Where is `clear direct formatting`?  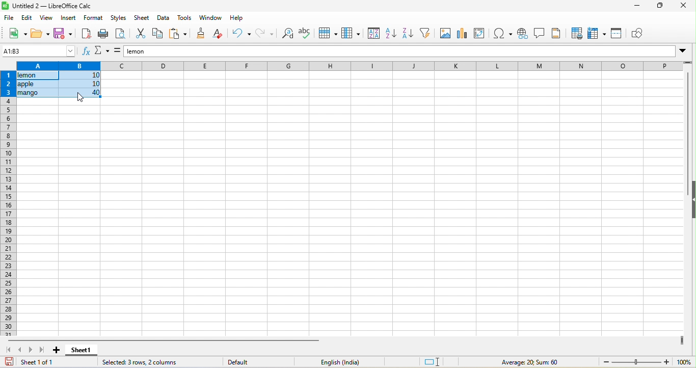
clear direct formatting is located at coordinates (218, 35).